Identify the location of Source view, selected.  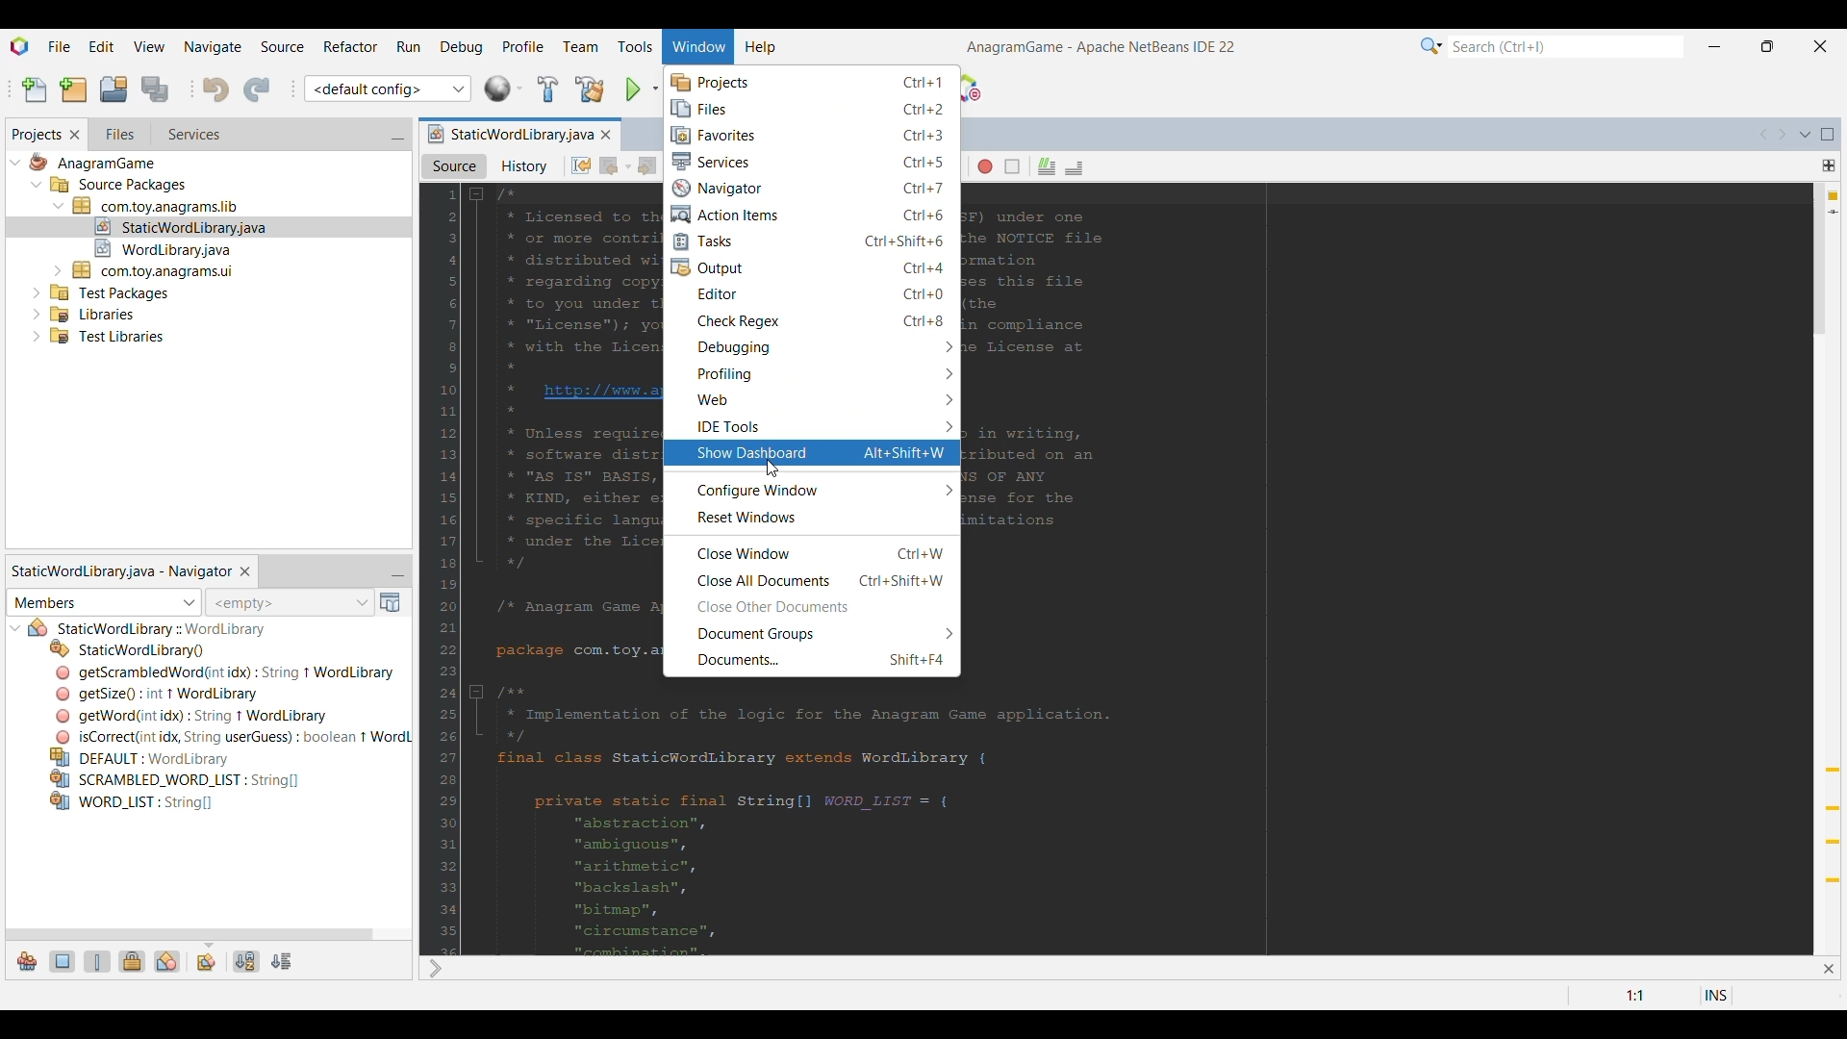
(455, 166).